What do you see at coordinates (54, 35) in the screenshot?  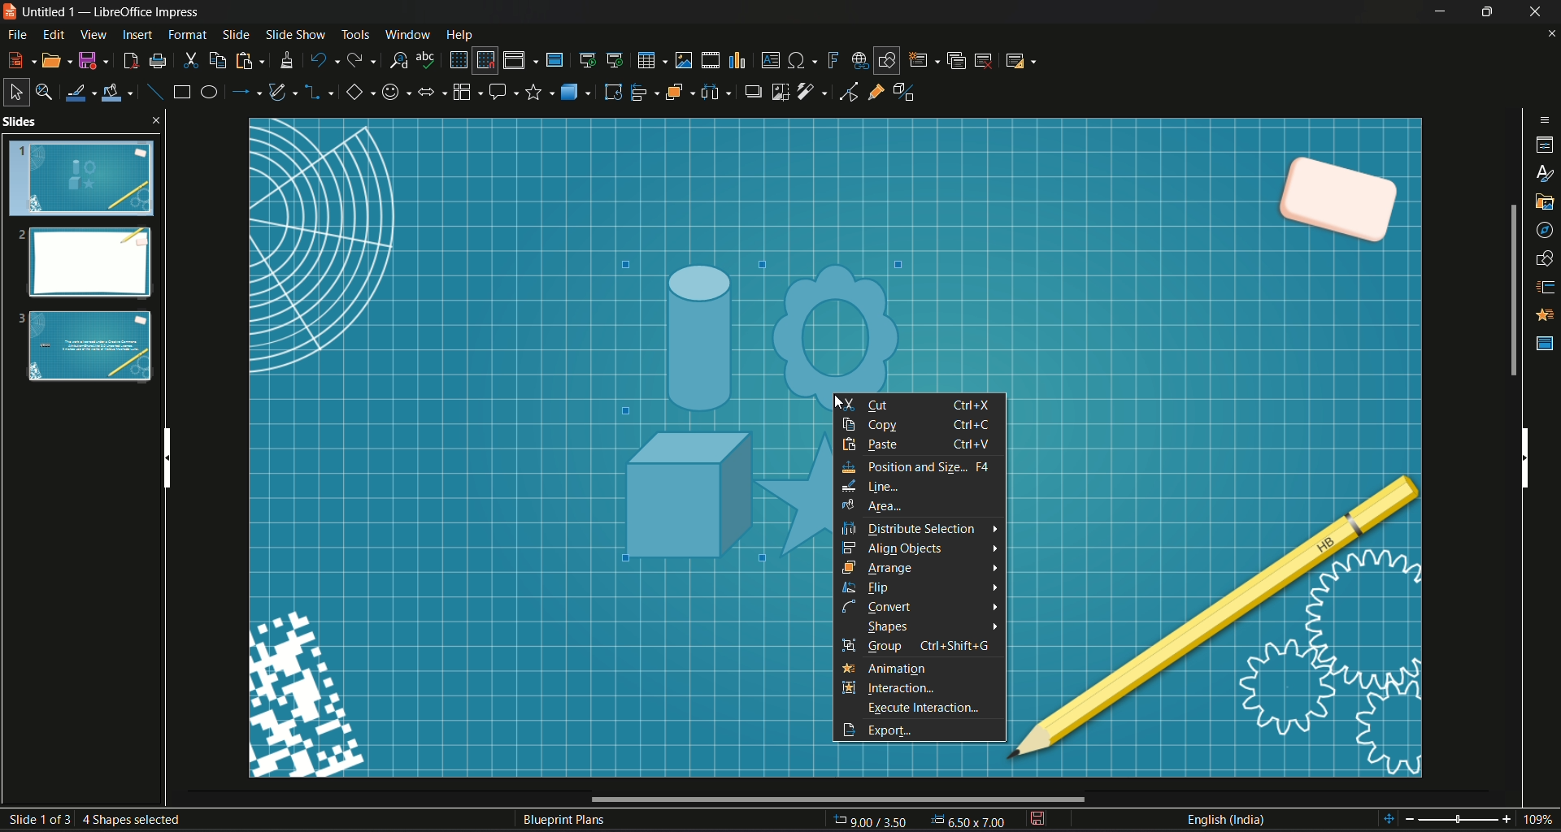 I see `Edit` at bounding box center [54, 35].